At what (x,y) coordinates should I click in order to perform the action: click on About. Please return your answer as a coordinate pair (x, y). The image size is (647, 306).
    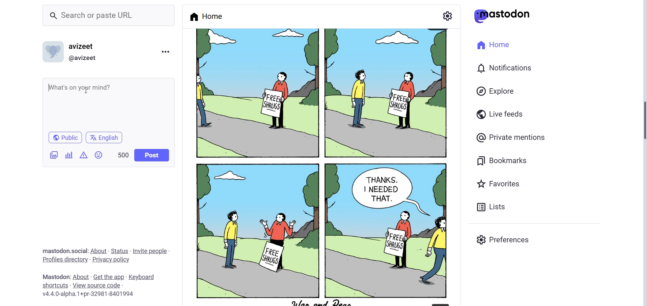
    Looking at the image, I should click on (100, 250).